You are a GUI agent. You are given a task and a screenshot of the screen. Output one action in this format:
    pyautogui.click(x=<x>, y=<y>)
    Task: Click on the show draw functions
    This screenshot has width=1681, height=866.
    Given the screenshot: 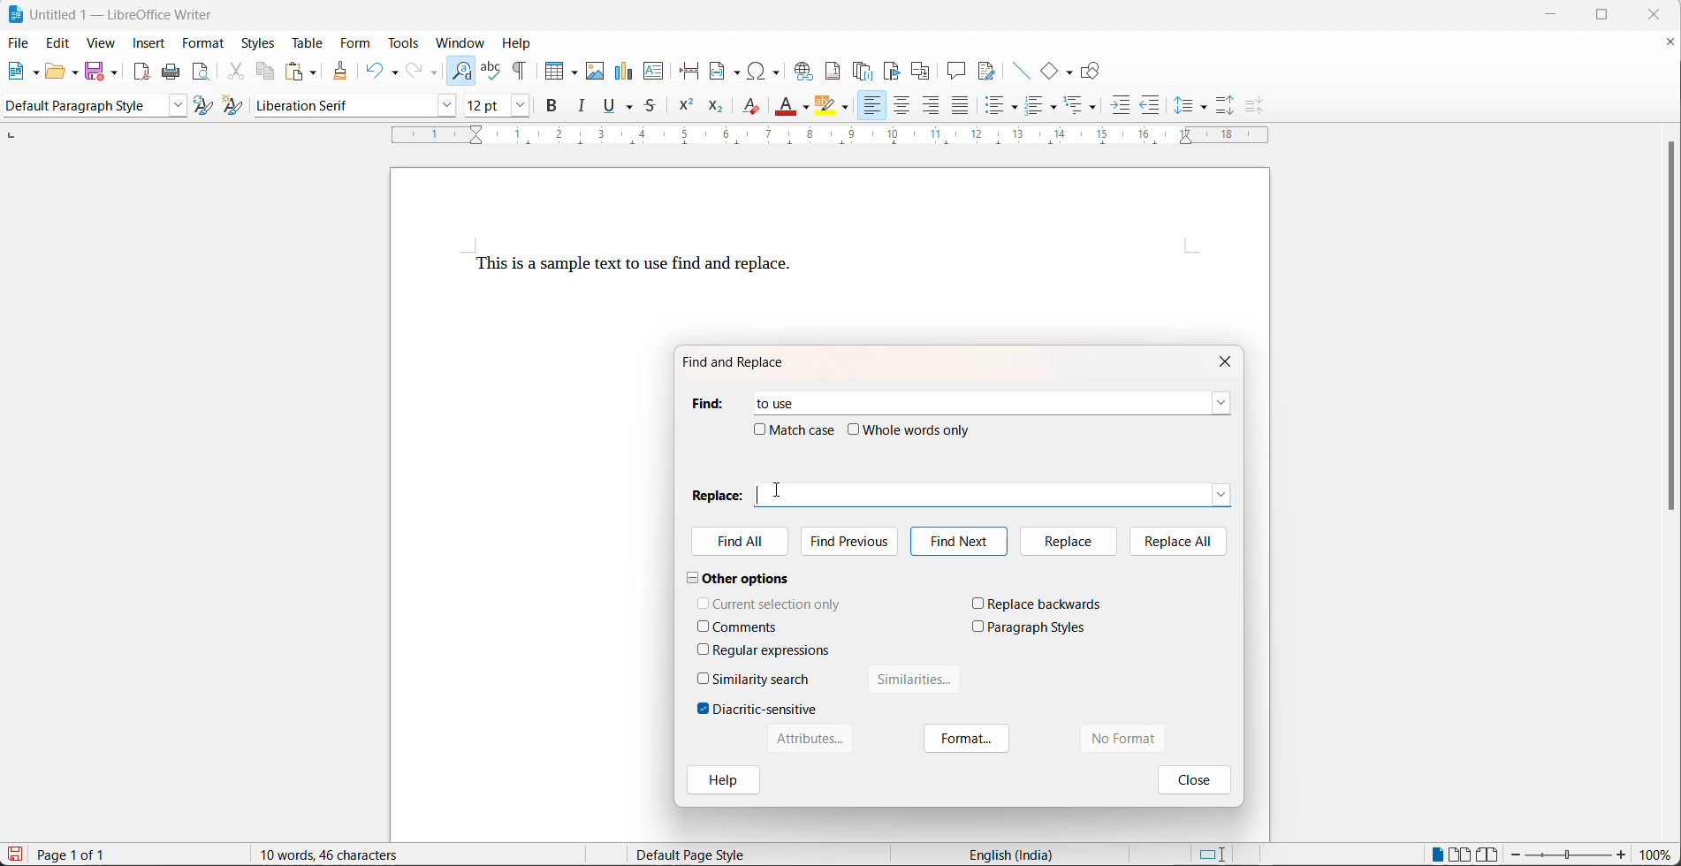 What is the action you would take?
    pyautogui.click(x=1092, y=71)
    